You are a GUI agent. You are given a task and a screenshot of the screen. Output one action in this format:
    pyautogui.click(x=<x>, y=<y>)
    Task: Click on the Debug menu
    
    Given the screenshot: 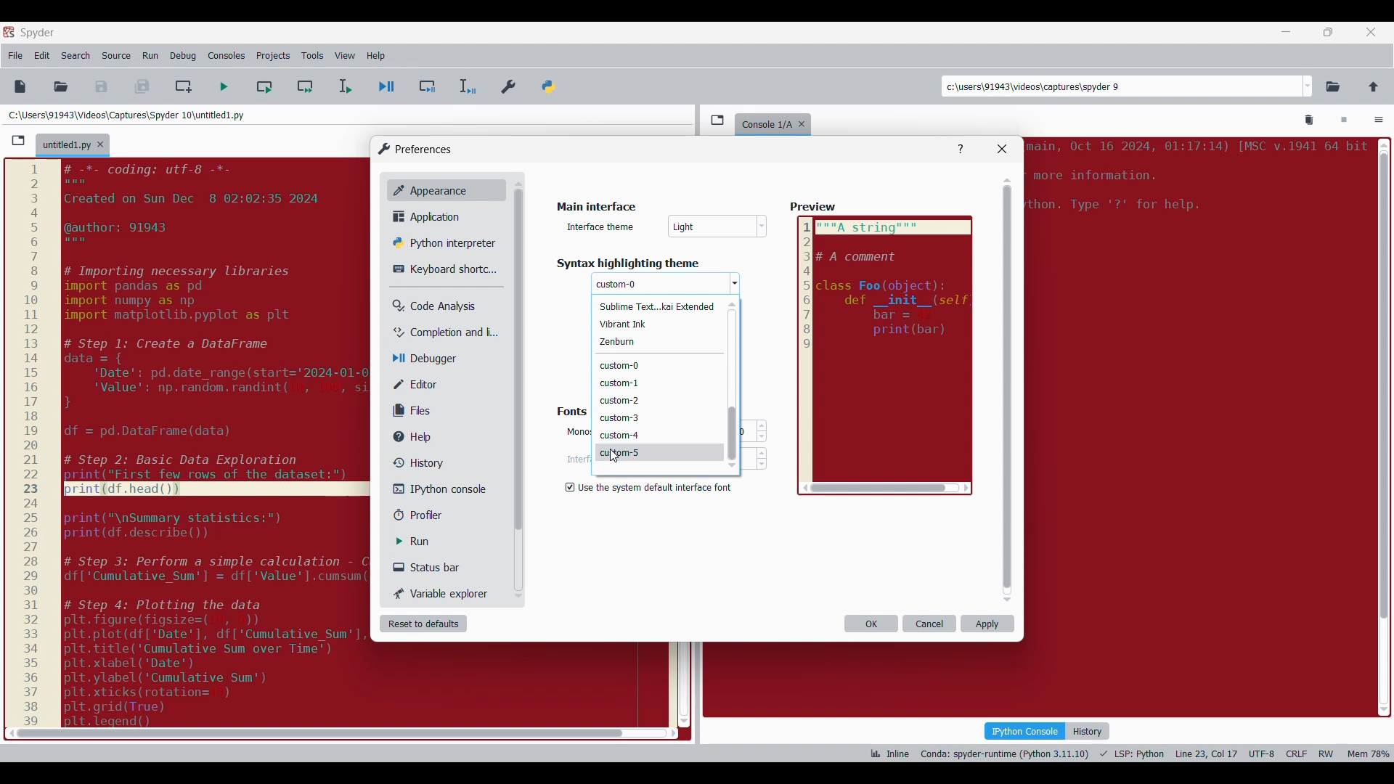 What is the action you would take?
    pyautogui.click(x=183, y=56)
    